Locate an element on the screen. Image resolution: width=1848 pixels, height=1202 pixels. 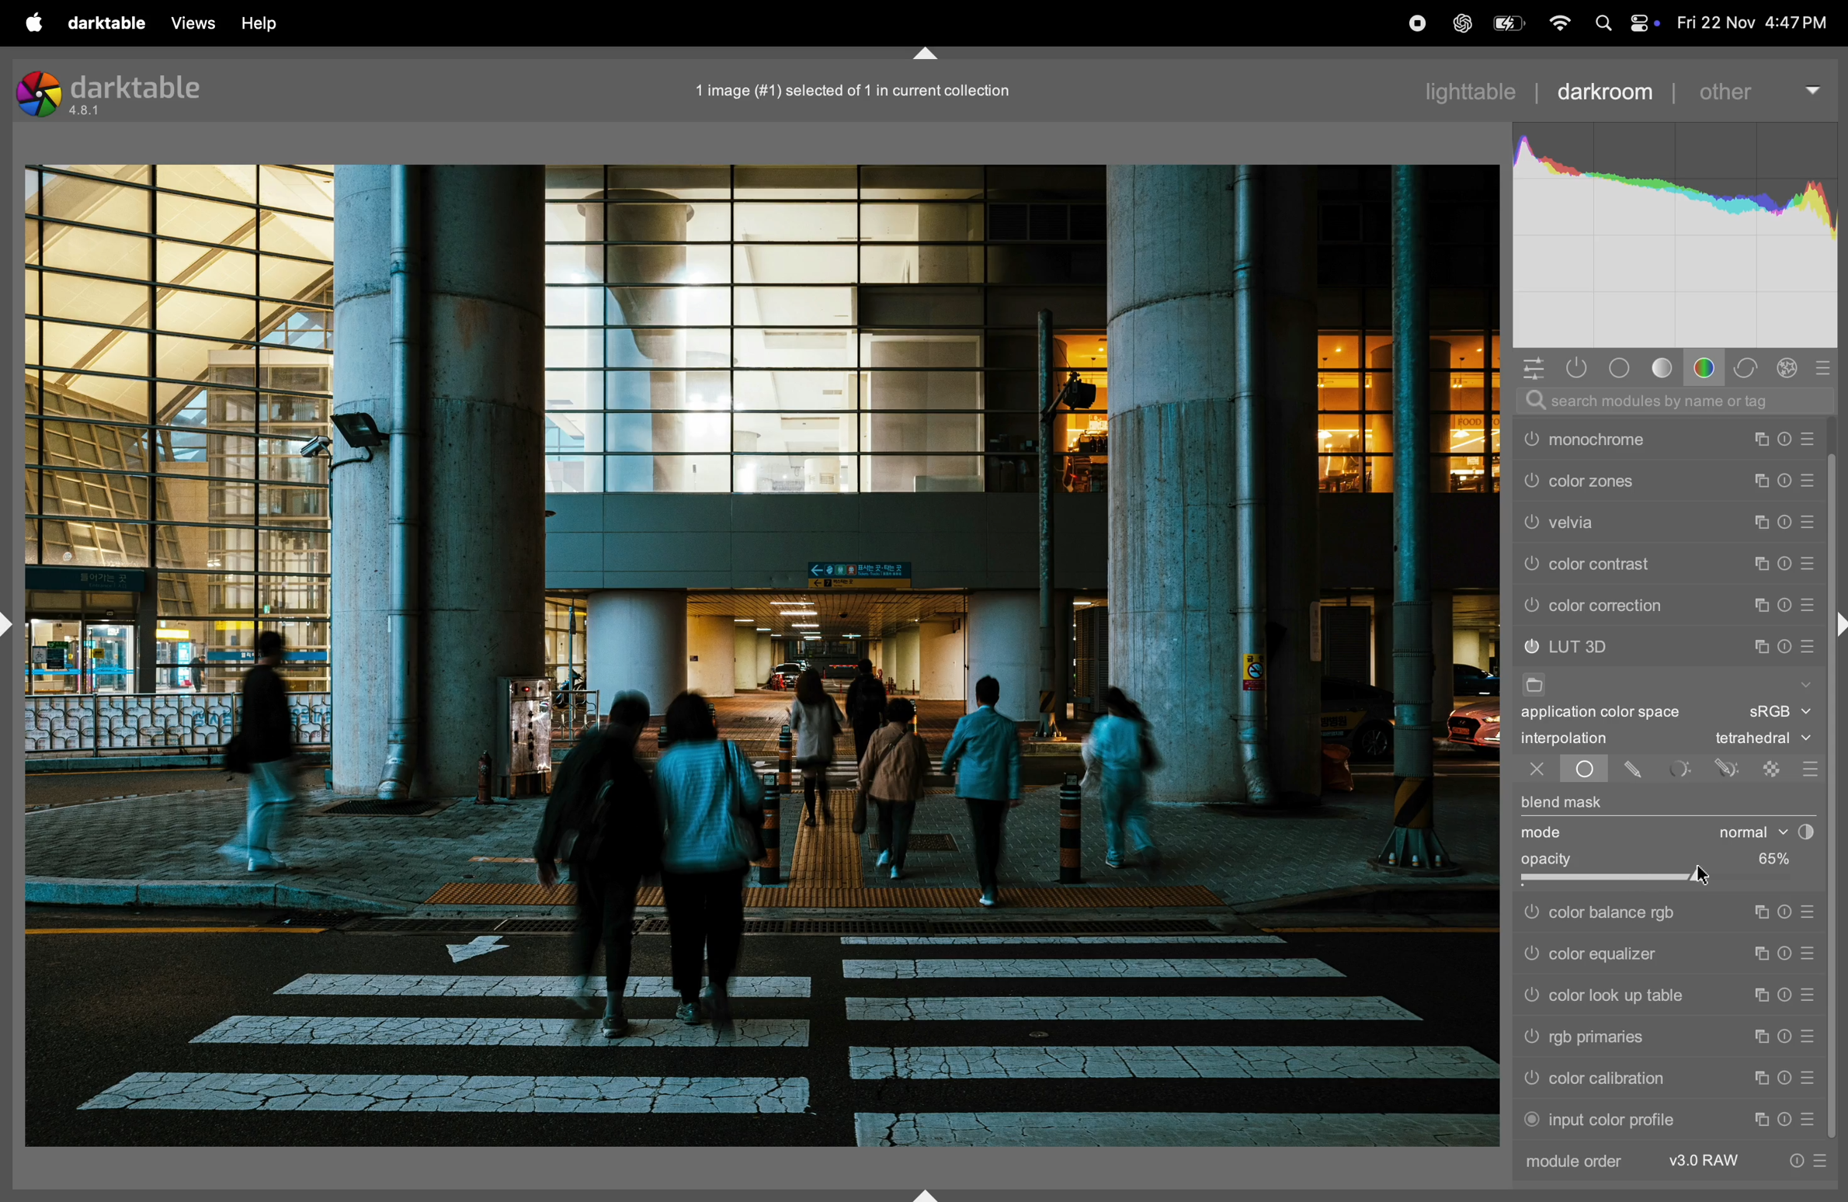
correct is located at coordinates (1747, 367).